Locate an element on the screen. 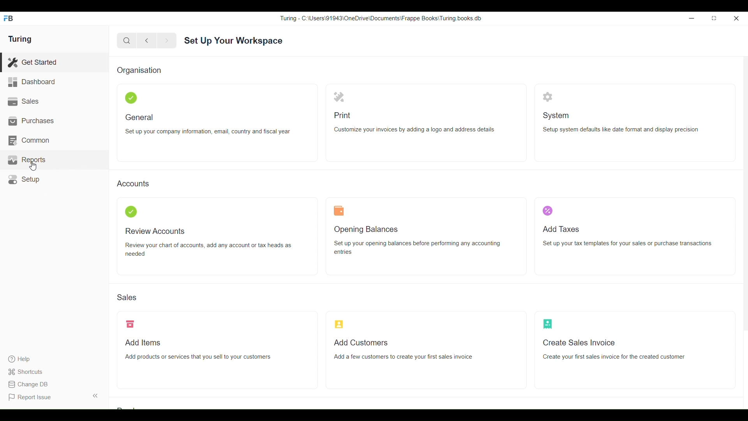 The width and height of the screenshot is (748, 421). Report Issue is located at coordinates (31, 397).